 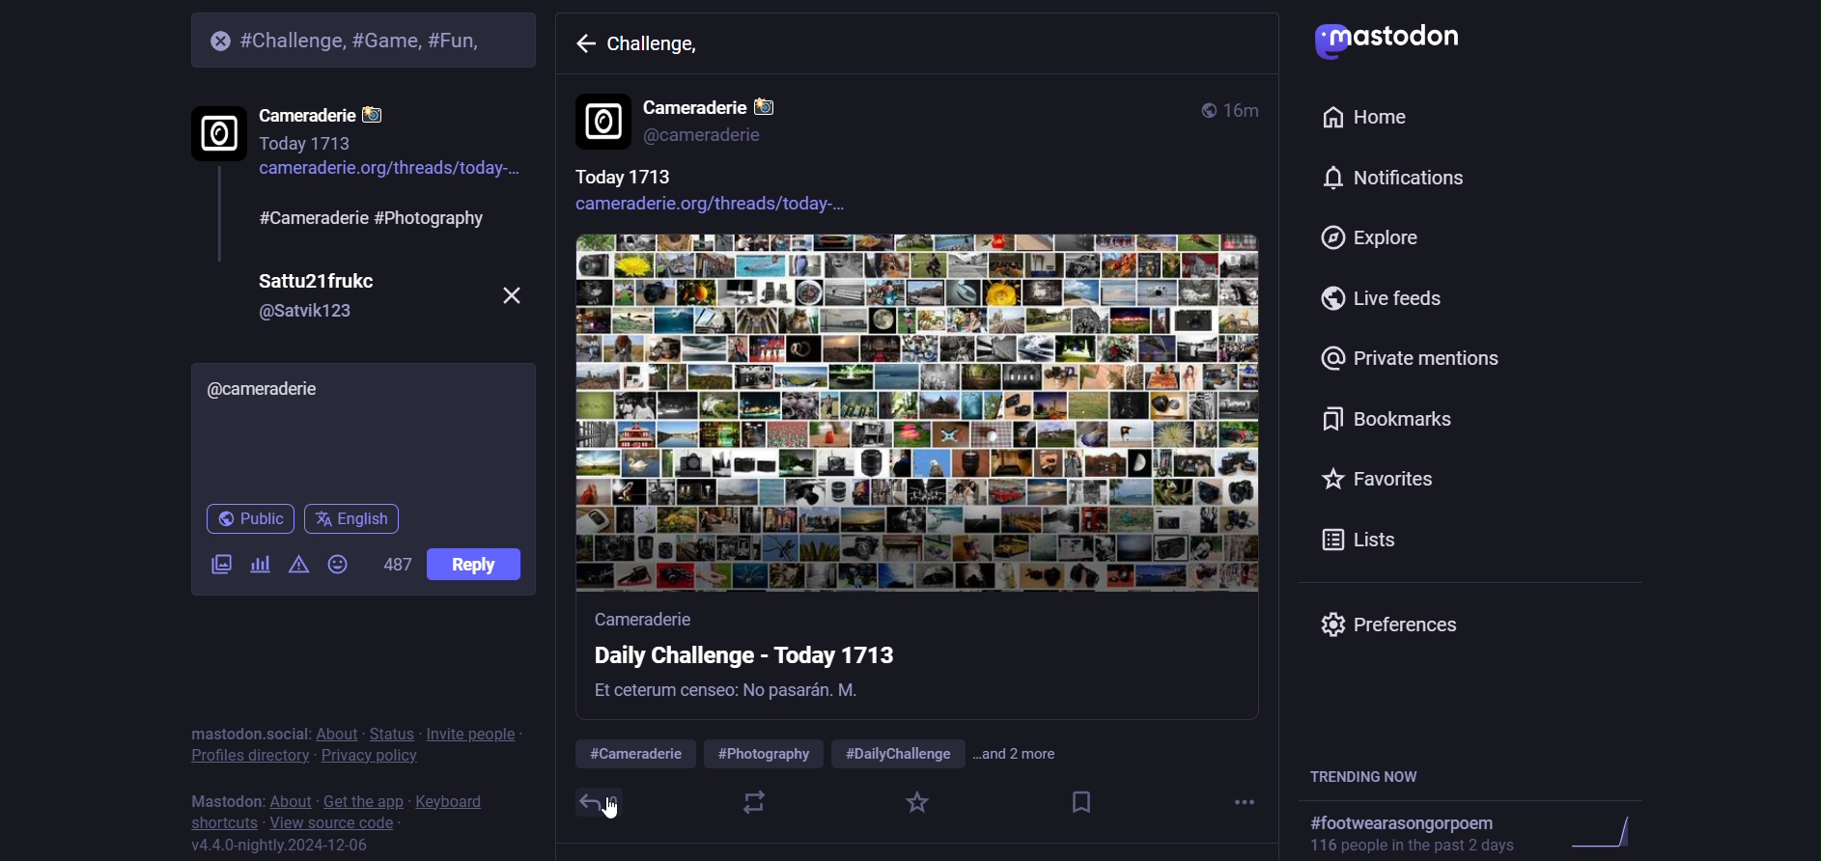 What do you see at coordinates (624, 181) in the screenshot?
I see `caption` at bounding box center [624, 181].